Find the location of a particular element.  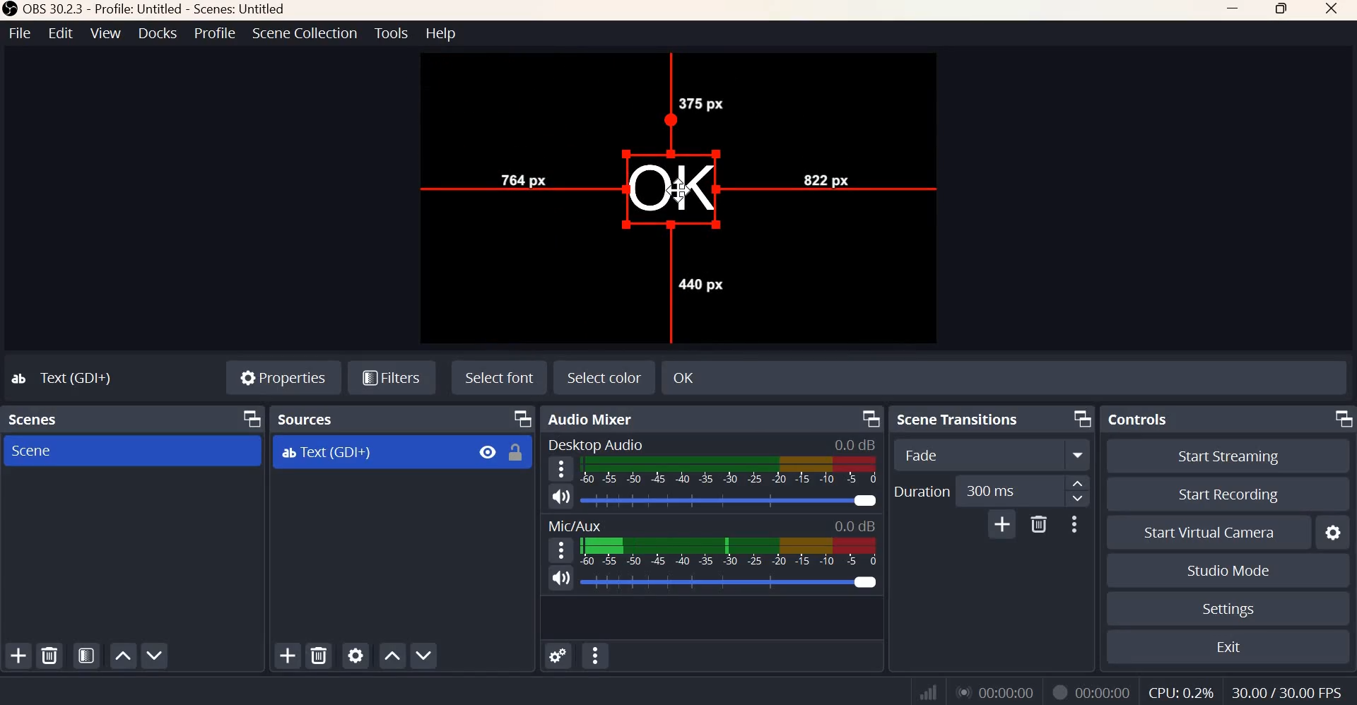

Recording Status Icon is located at coordinates (1059, 693).